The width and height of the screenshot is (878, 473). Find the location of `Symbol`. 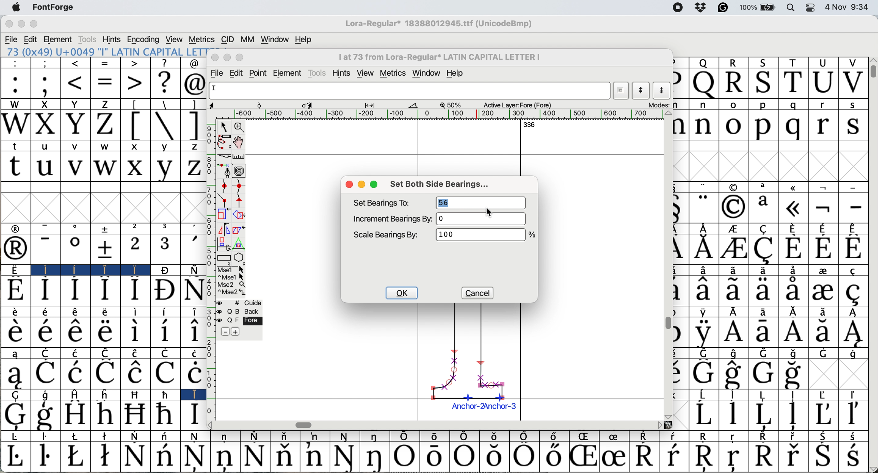

Symbol is located at coordinates (675, 437).